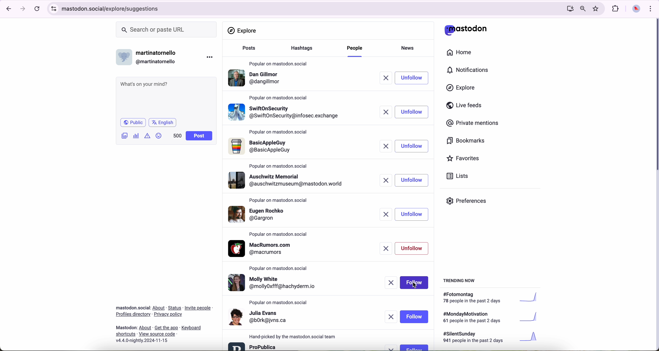 This screenshot has height=351, width=659. What do you see at coordinates (164, 322) in the screenshot?
I see `about` at bounding box center [164, 322].